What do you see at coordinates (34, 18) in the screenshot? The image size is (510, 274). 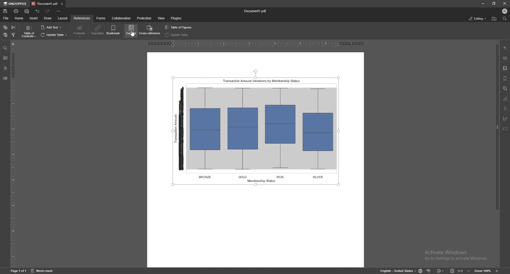 I see `insert` at bounding box center [34, 18].